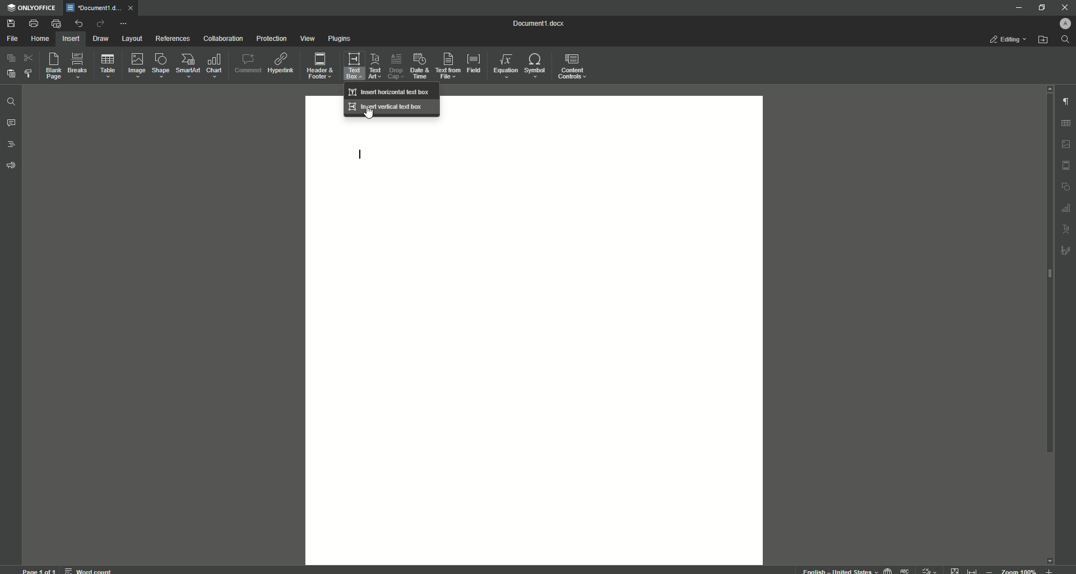  I want to click on Comments, so click(11, 123).